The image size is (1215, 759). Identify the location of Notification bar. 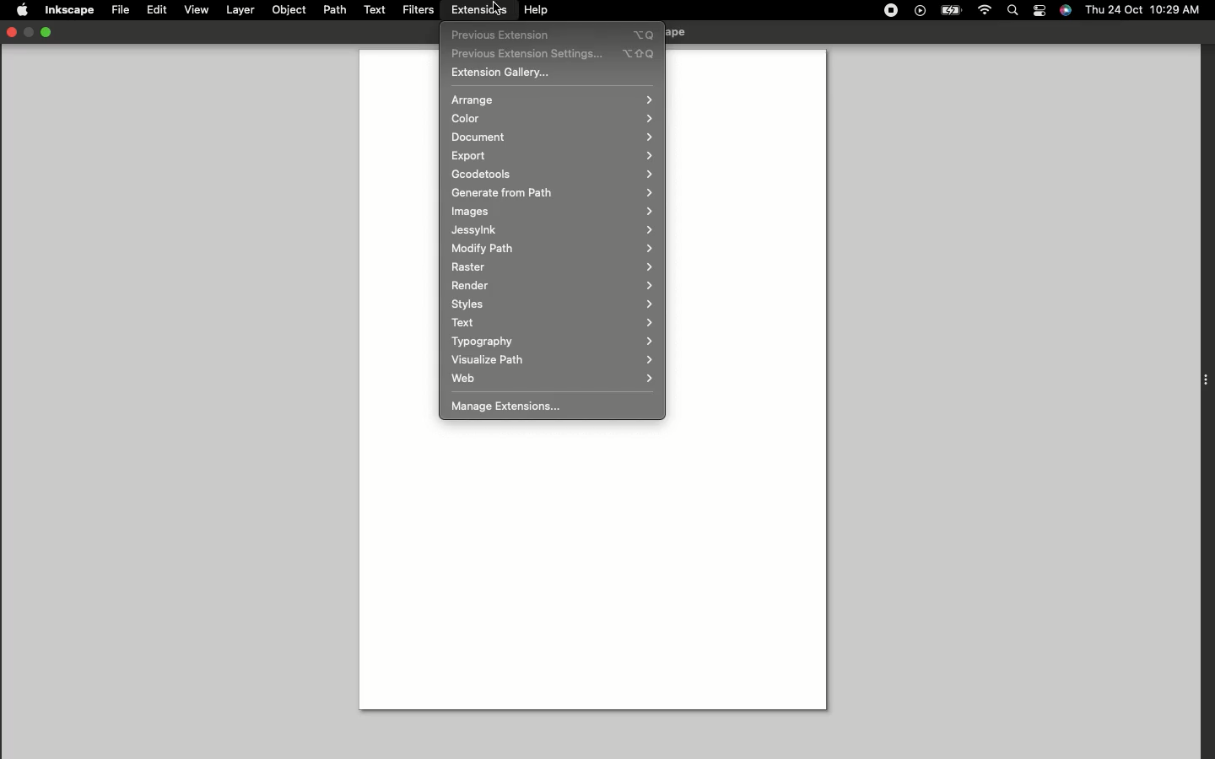
(1039, 11).